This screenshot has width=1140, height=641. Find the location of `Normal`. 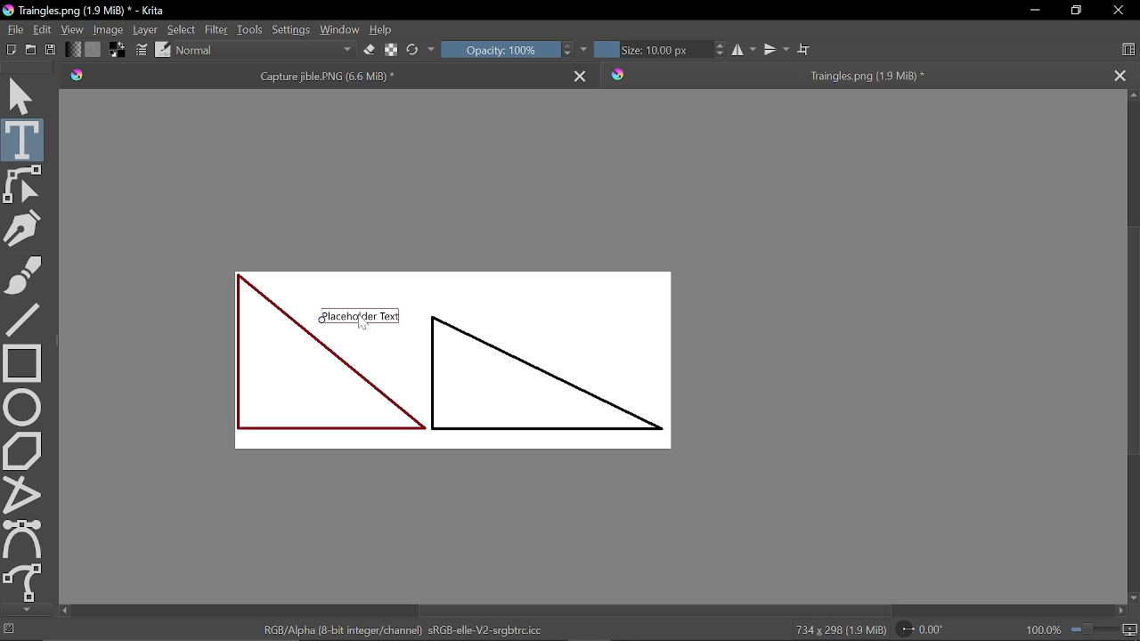

Normal is located at coordinates (267, 51).